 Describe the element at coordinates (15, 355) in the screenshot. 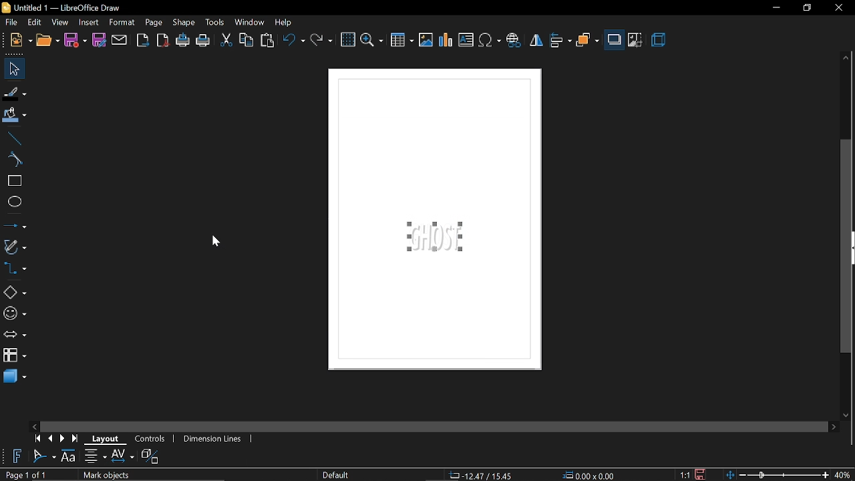

I see `flowchart` at that location.